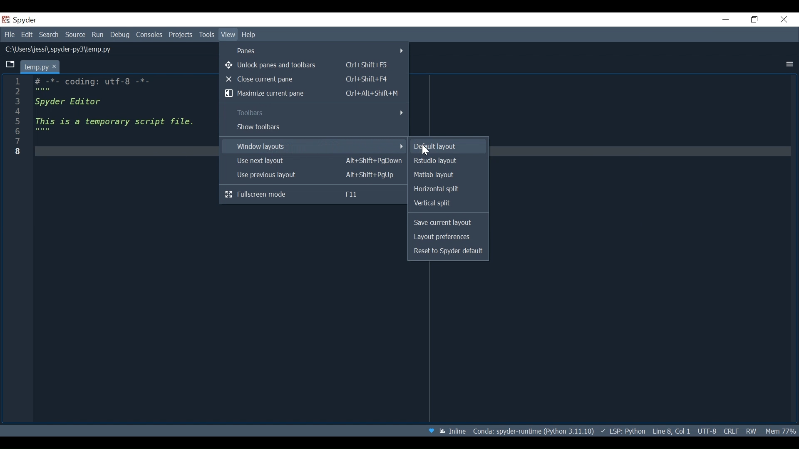  What do you see at coordinates (313, 175) in the screenshot?
I see `Use previous layout` at bounding box center [313, 175].